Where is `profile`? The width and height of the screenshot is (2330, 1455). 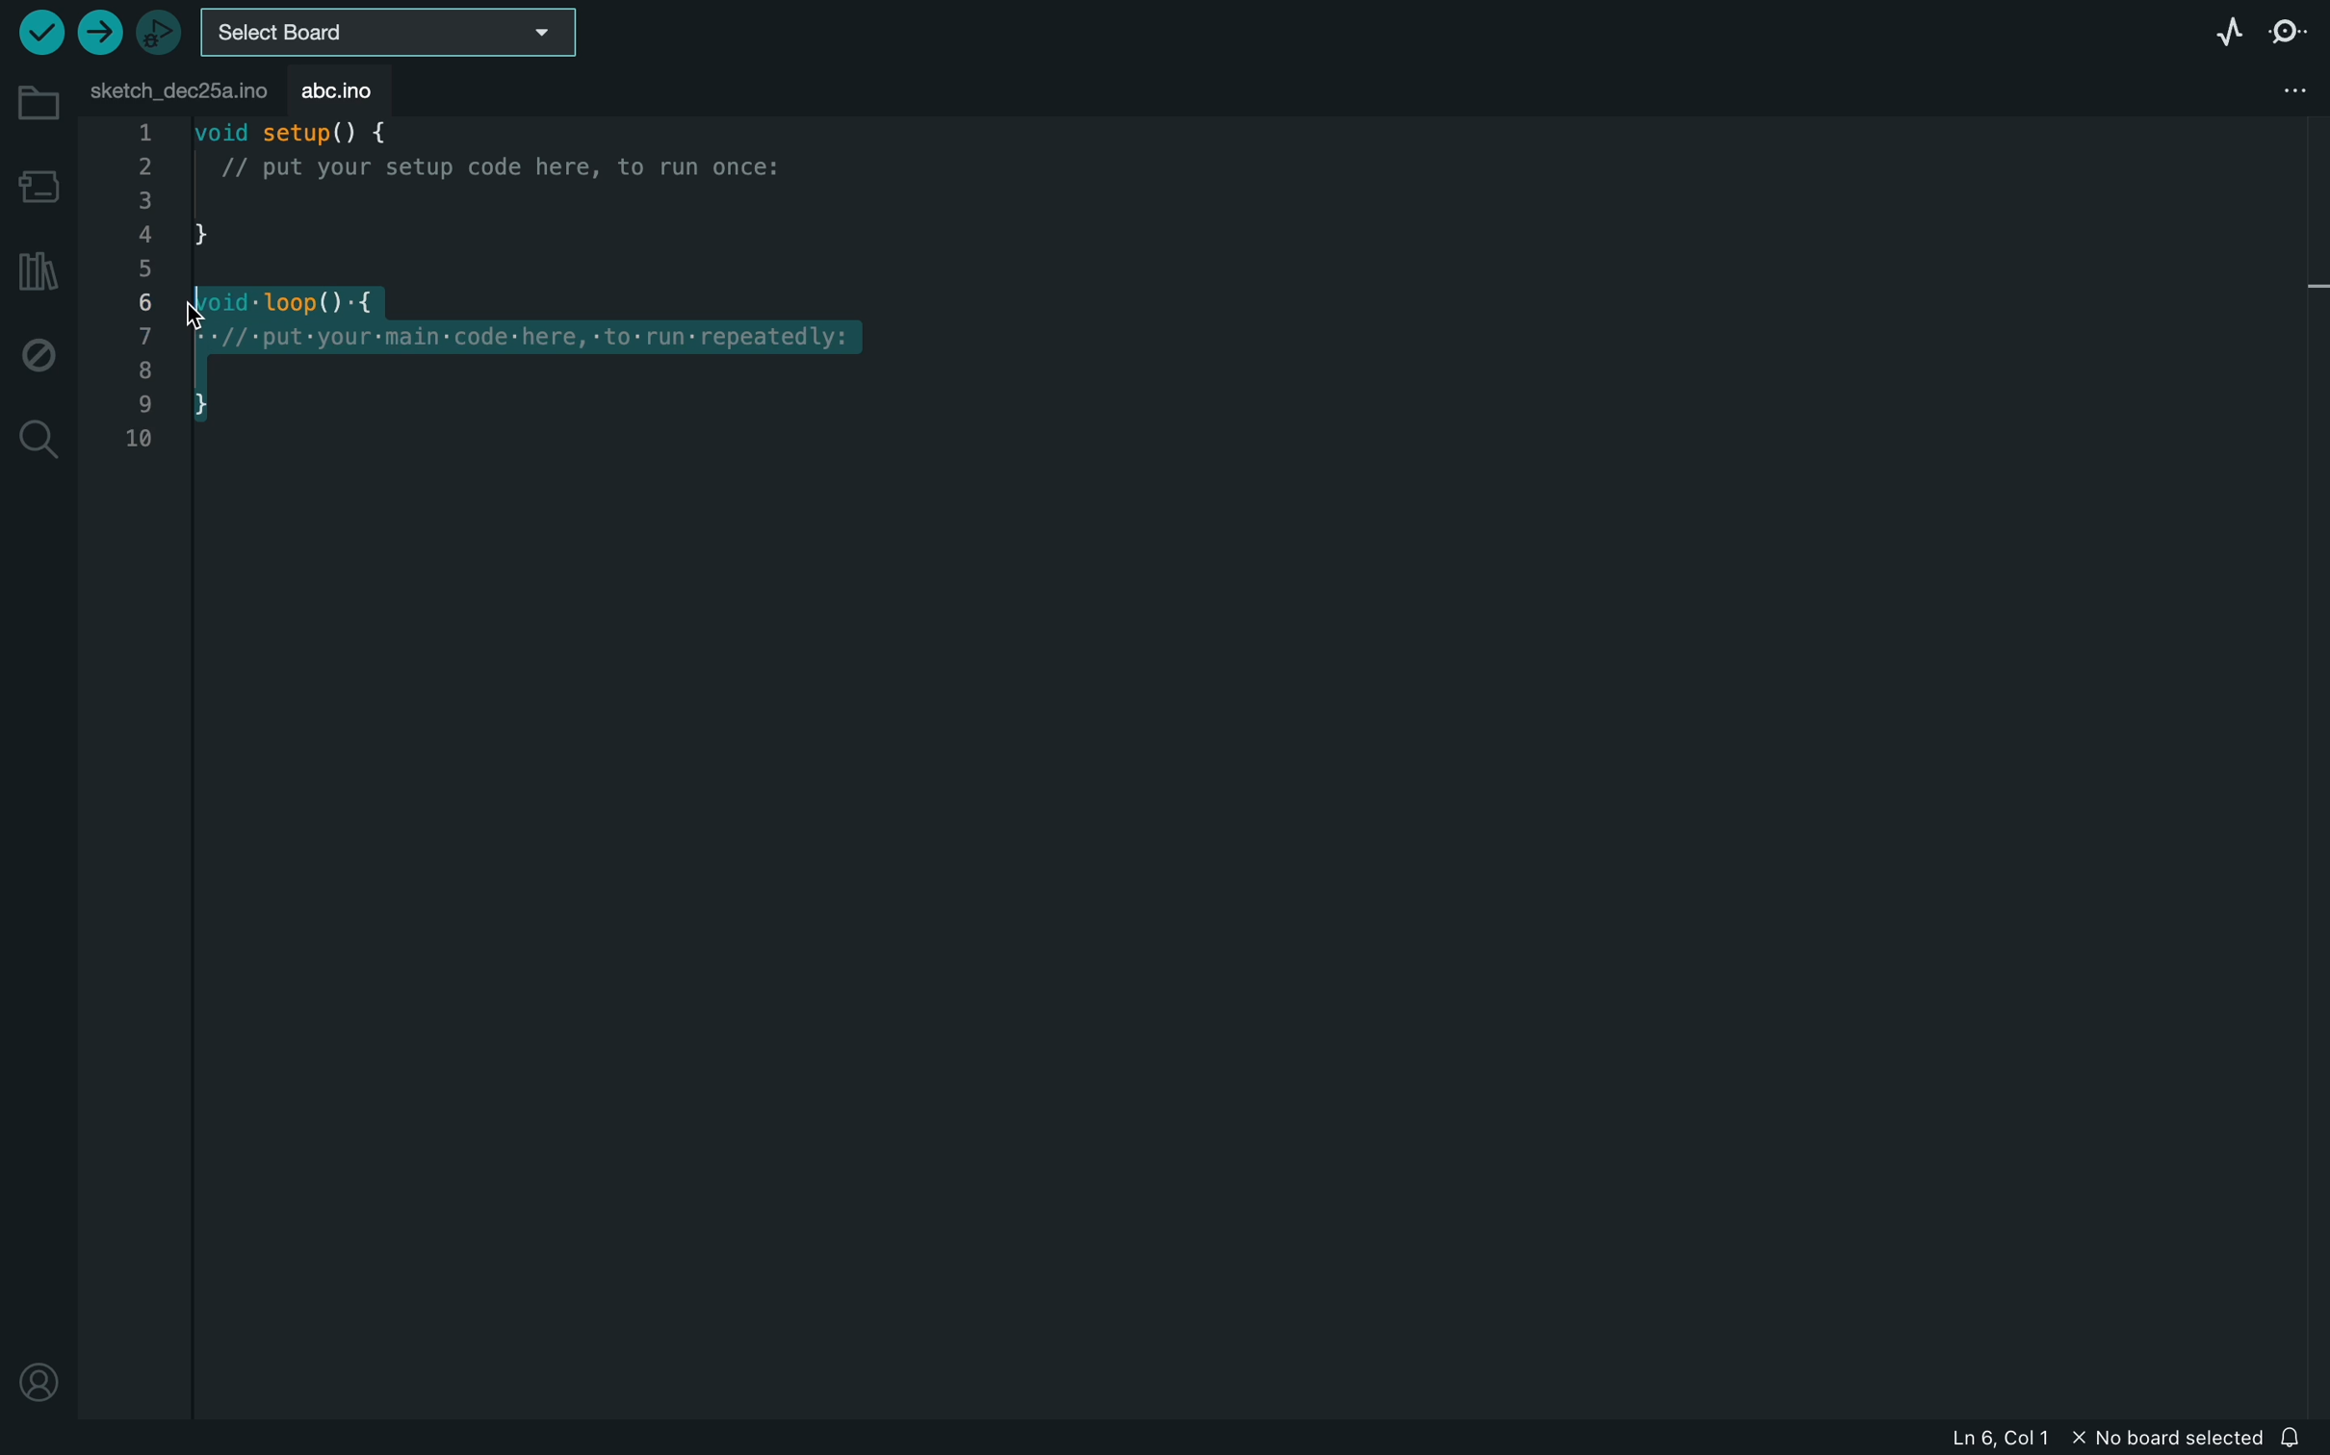 profile is located at coordinates (39, 1388).